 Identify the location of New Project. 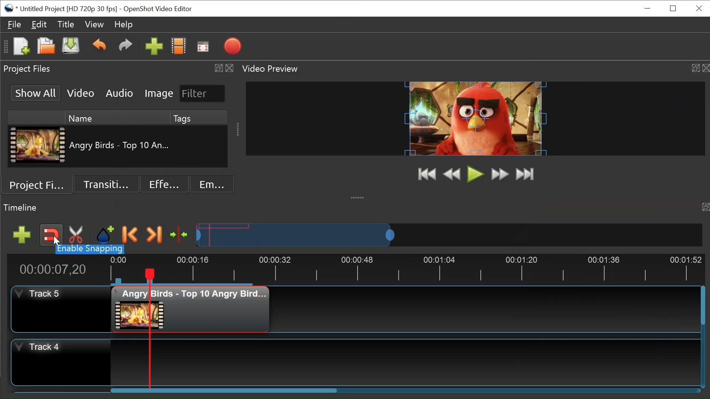
(21, 46).